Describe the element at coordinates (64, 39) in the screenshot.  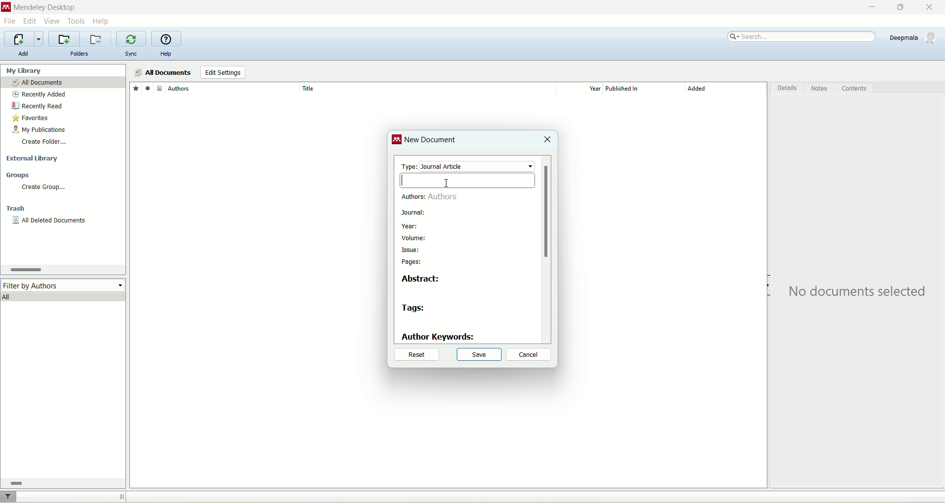
I see `create a new folder` at that location.